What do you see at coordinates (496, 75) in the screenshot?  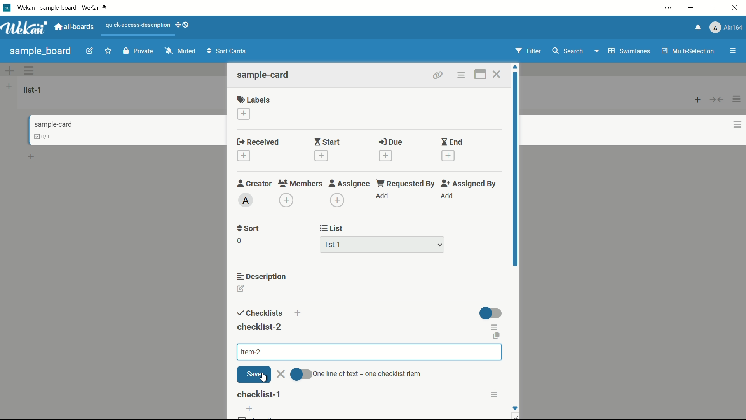 I see `close card` at bounding box center [496, 75].